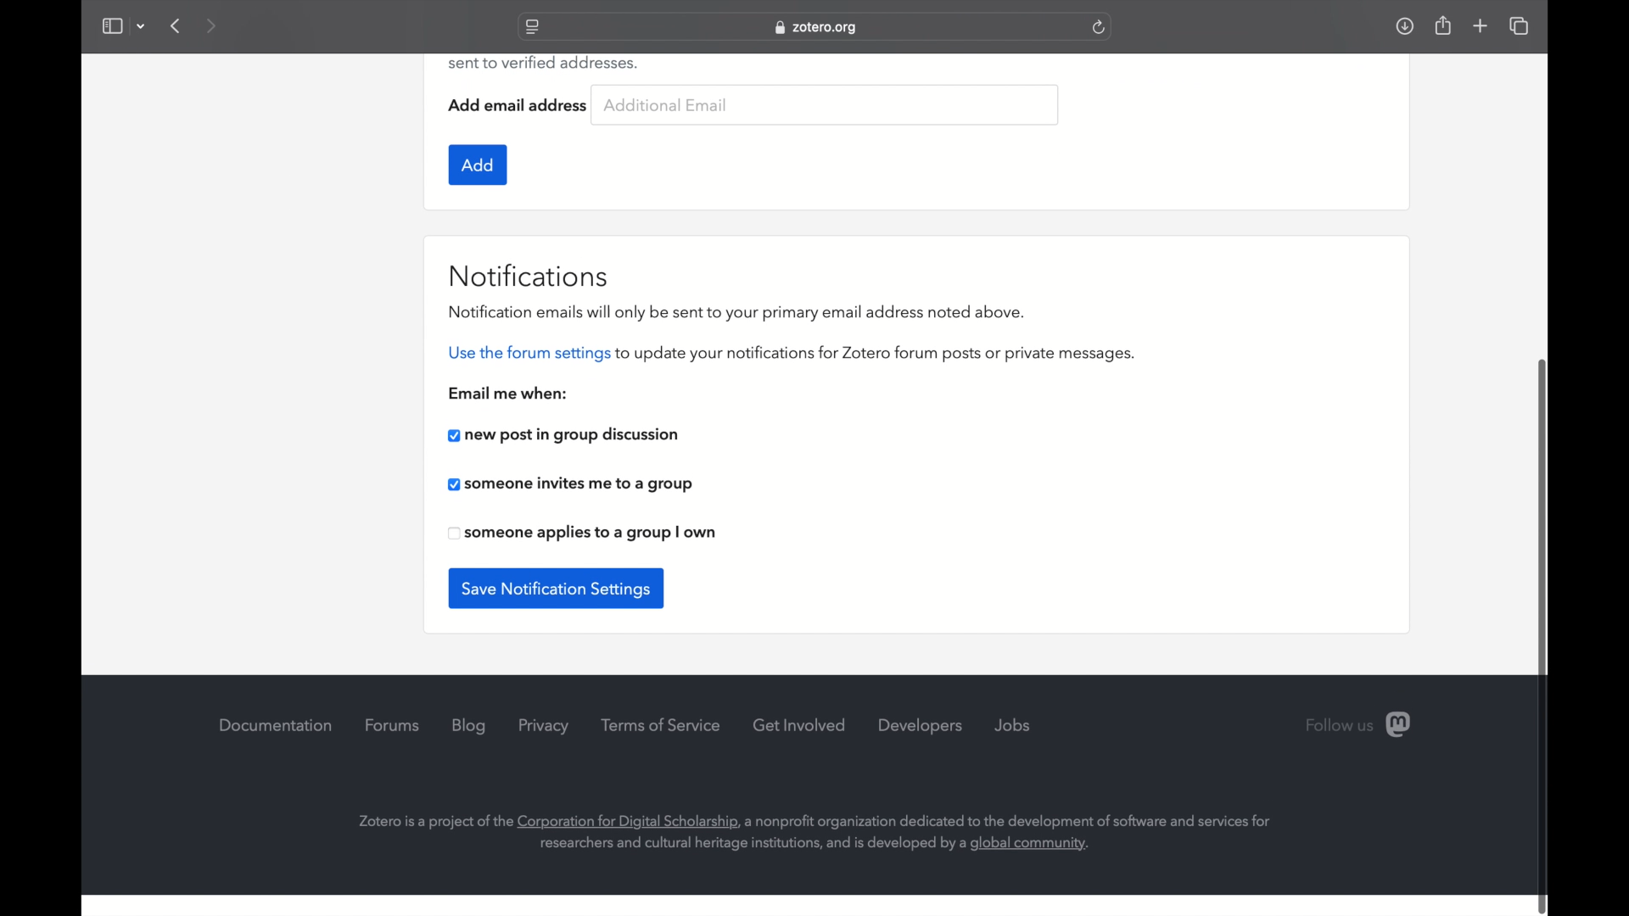  Describe the element at coordinates (1544, 634) in the screenshot. I see `scroll box` at that location.